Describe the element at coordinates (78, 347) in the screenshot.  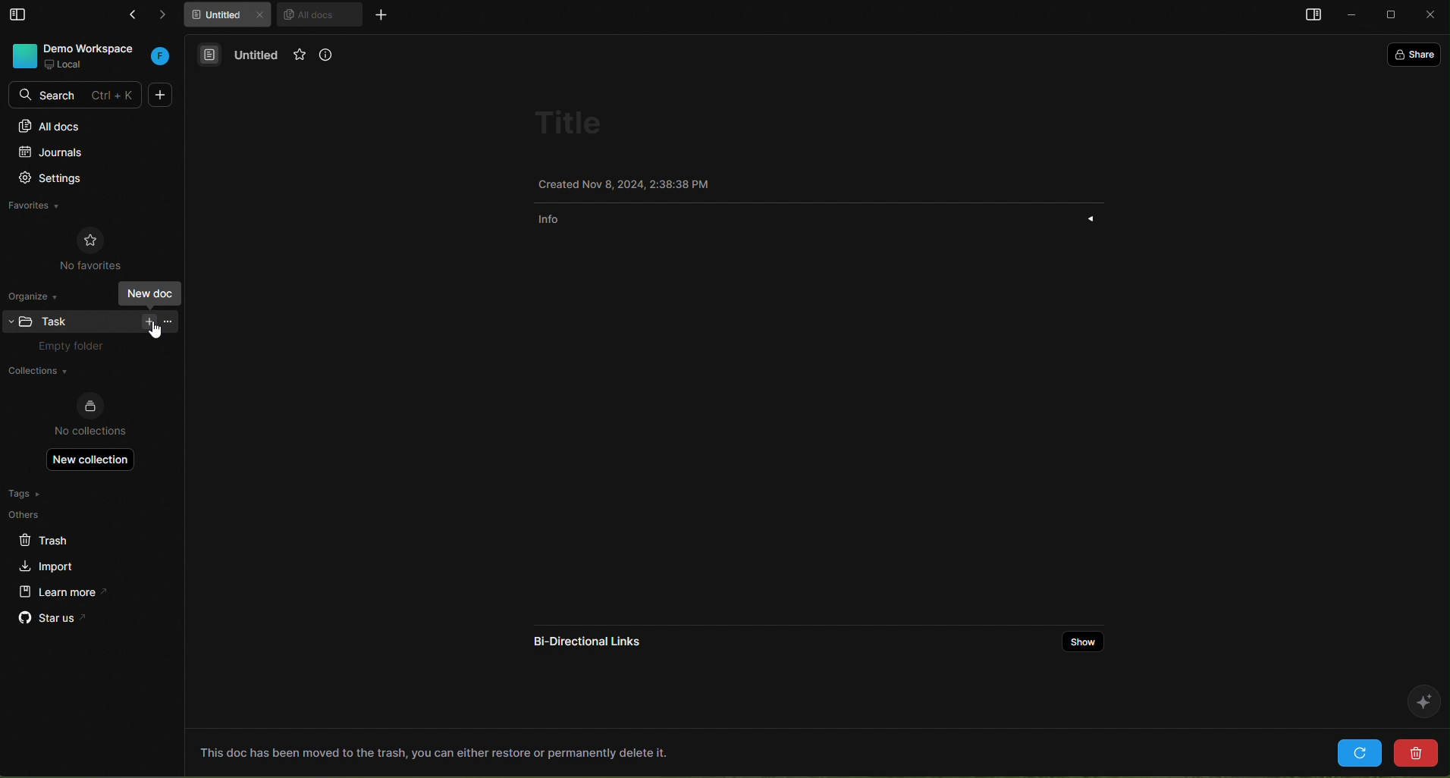
I see `empty folder` at that location.